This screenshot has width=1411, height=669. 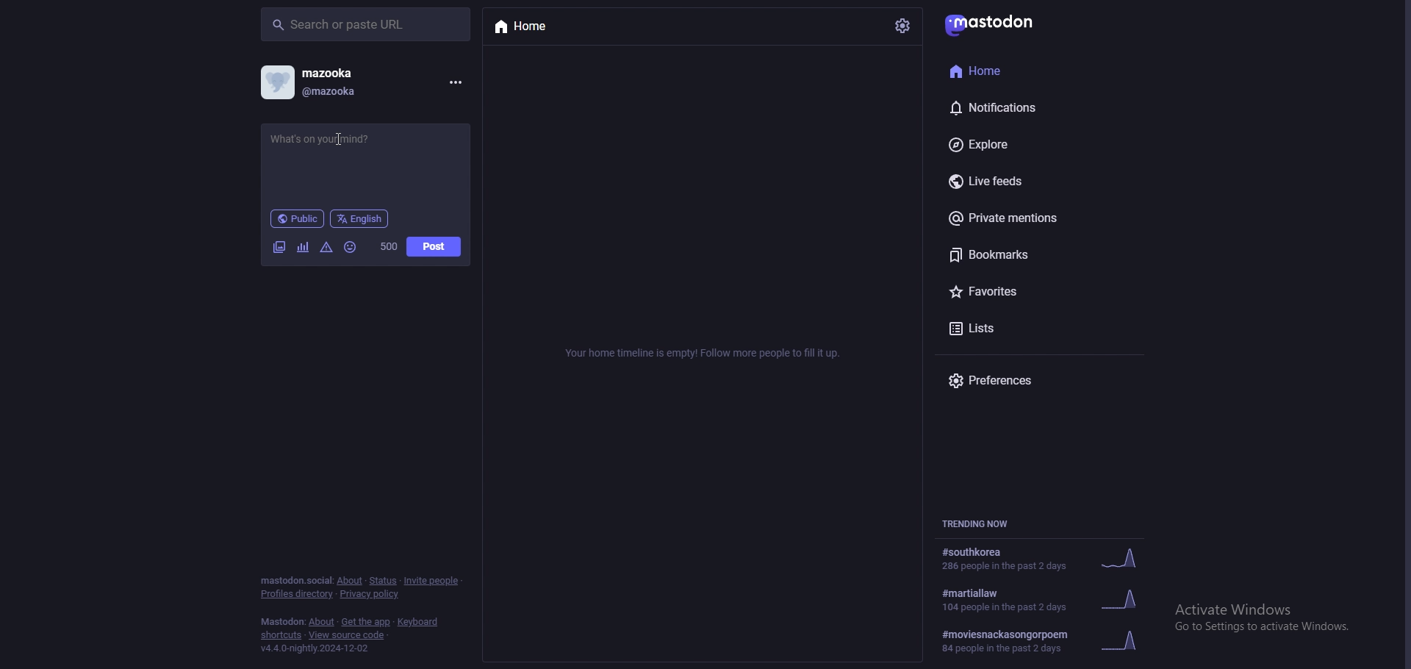 What do you see at coordinates (360, 218) in the screenshot?
I see `language` at bounding box center [360, 218].